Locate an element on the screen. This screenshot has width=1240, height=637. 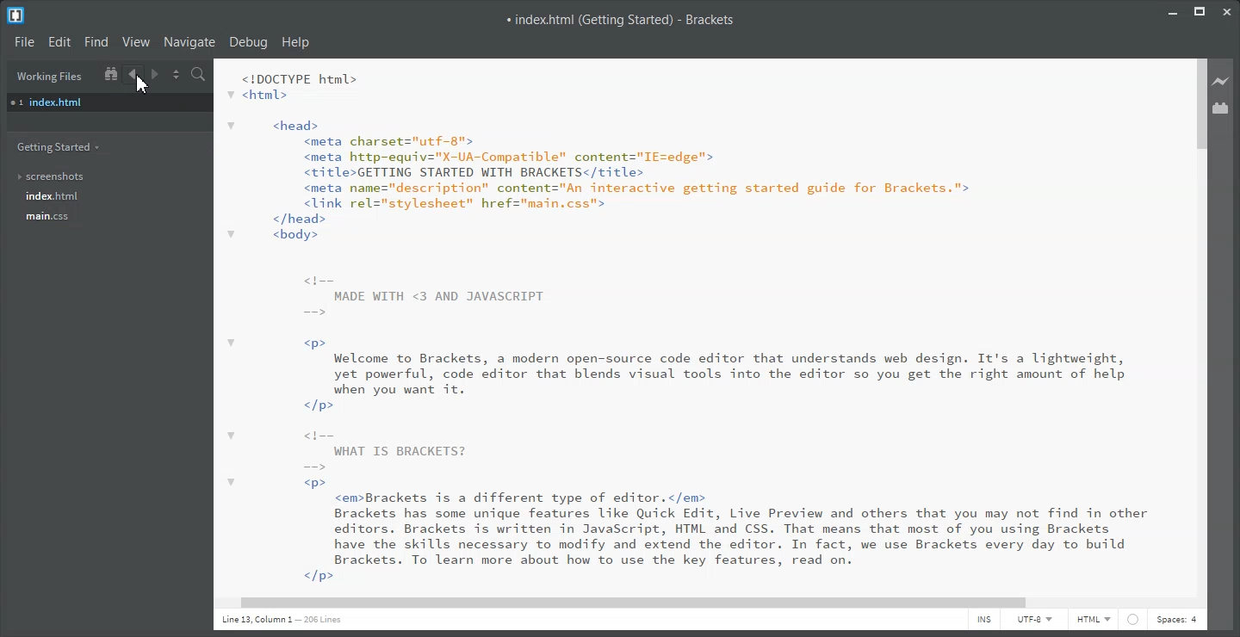
Navigate Backward is located at coordinates (134, 74).